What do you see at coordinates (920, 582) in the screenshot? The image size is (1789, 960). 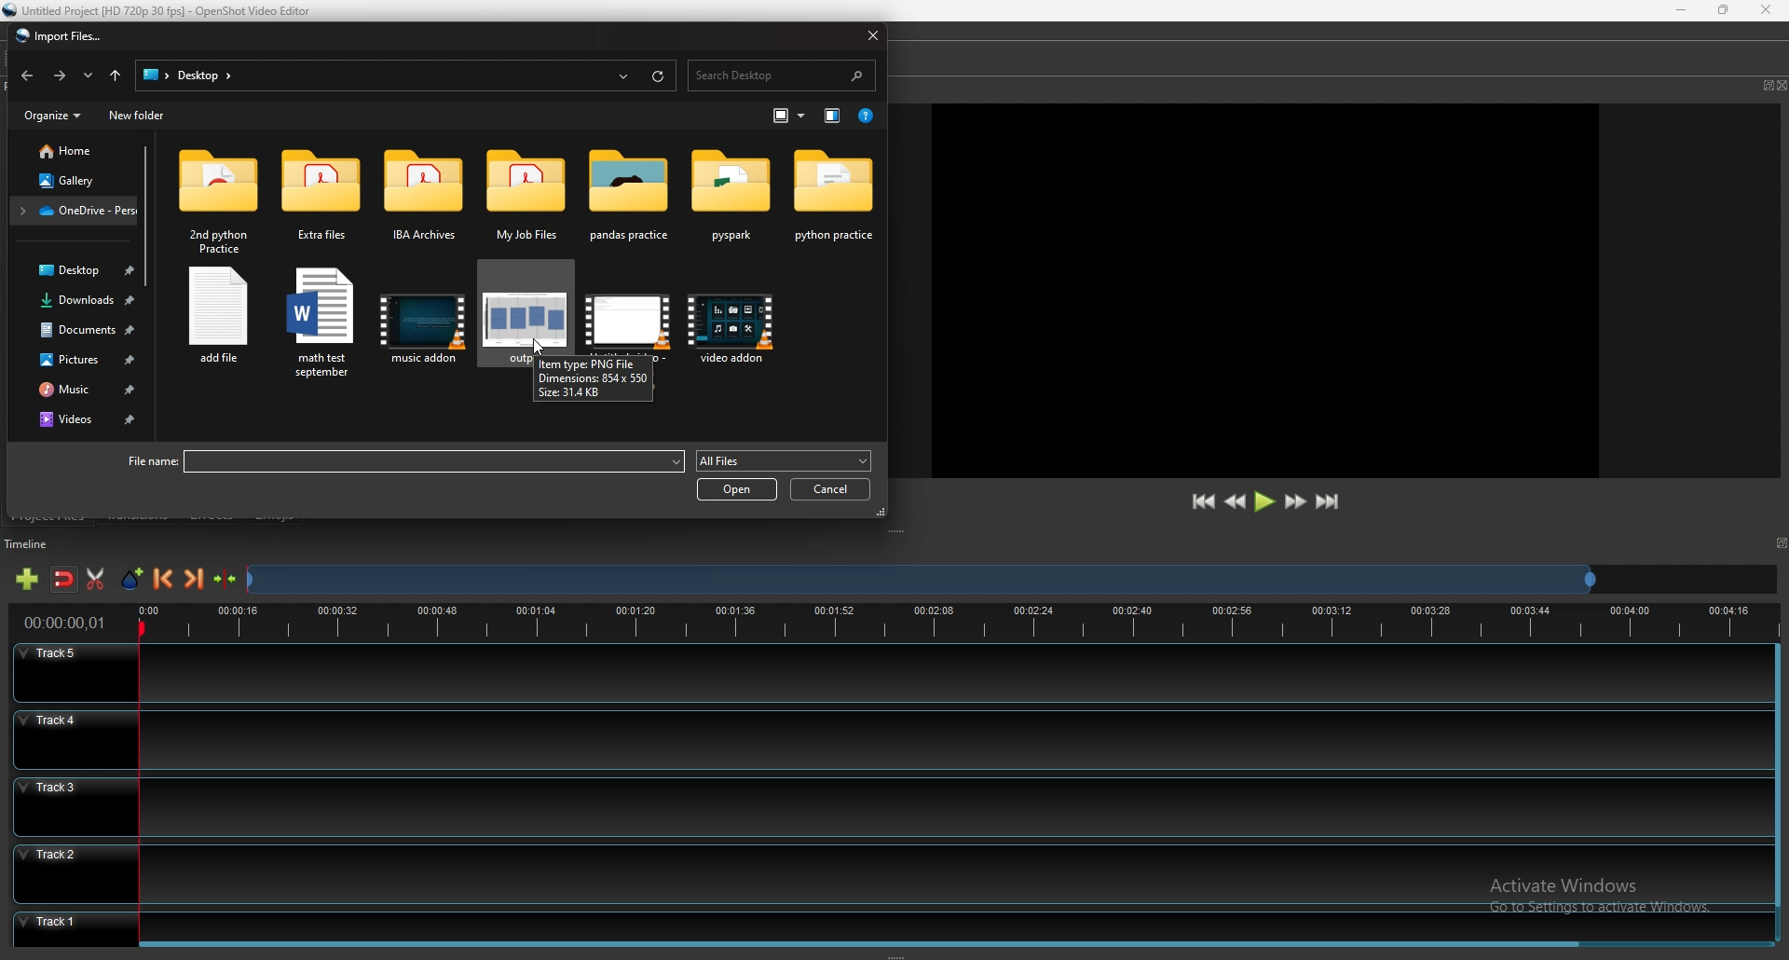 I see `seek` at bounding box center [920, 582].